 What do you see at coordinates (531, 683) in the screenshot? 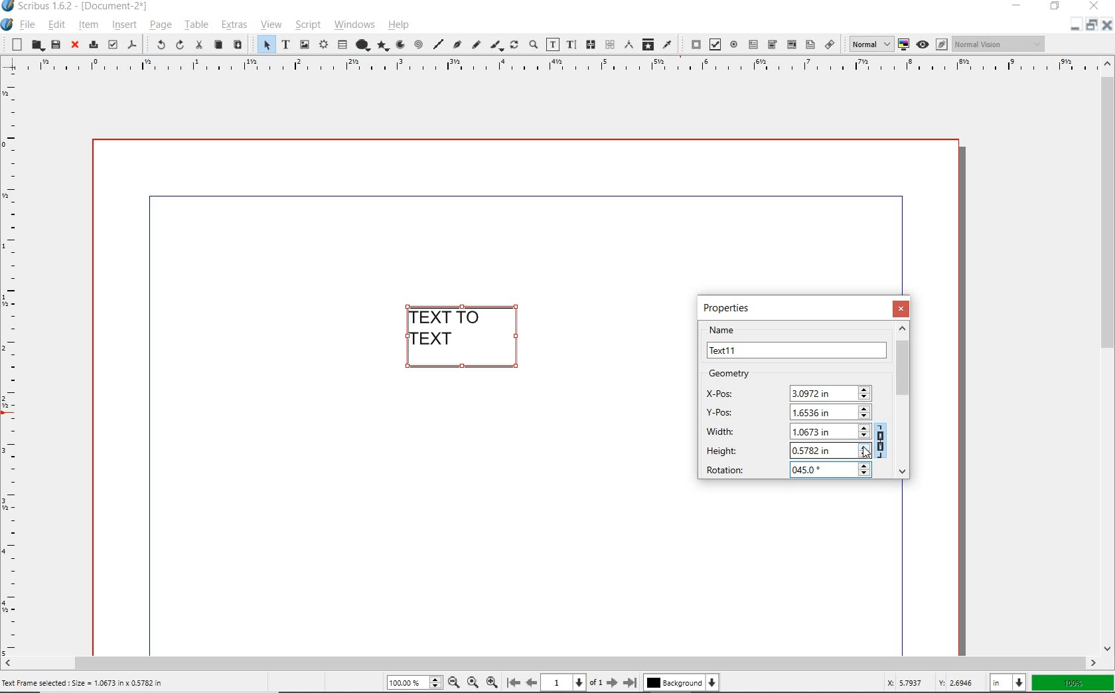
I see `move to previous` at bounding box center [531, 683].